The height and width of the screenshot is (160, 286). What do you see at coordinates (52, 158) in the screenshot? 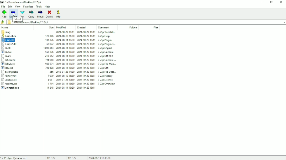
I see `101 376` at bounding box center [52, 158].